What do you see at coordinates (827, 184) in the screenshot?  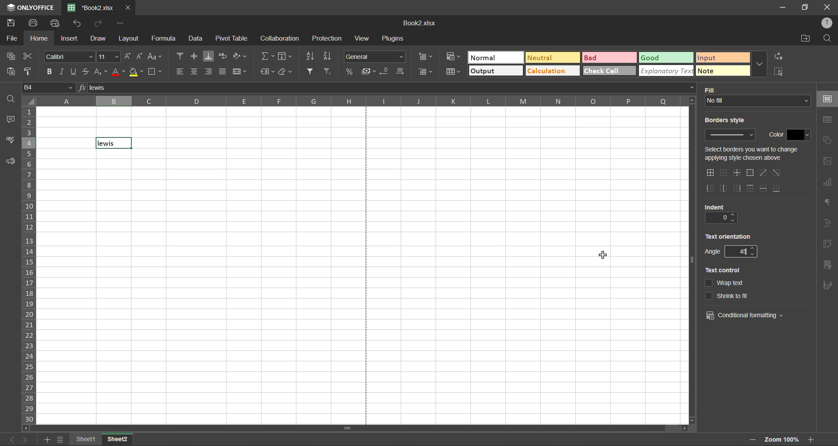 I see `charts` at bounding box center [827, 184].